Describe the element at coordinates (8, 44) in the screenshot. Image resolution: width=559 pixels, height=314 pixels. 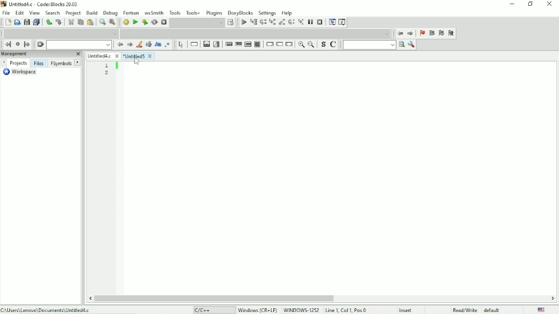
I see `Jump back` at that location.